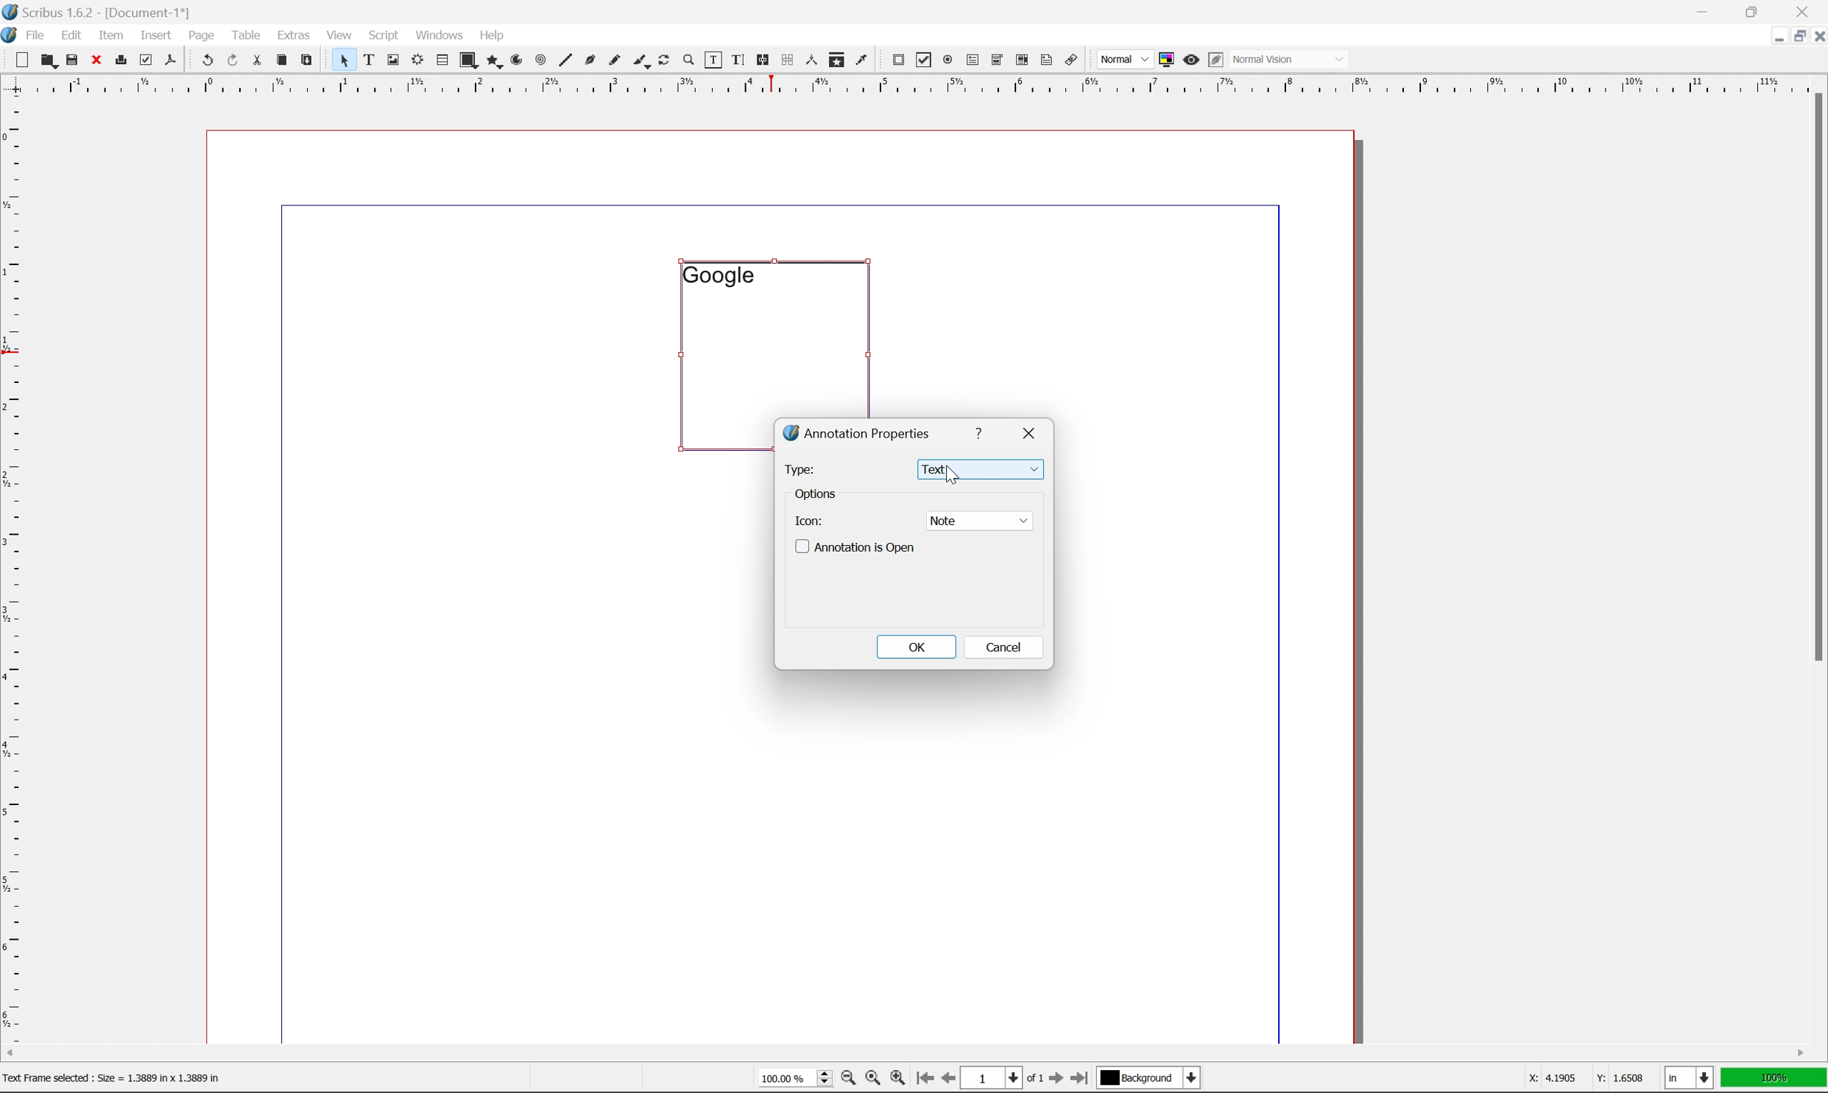 The width and height of the screenshot is (1828, 1093). Describe the element at coordinates (308, 60) in the screenshot. I see `paste` at that location.